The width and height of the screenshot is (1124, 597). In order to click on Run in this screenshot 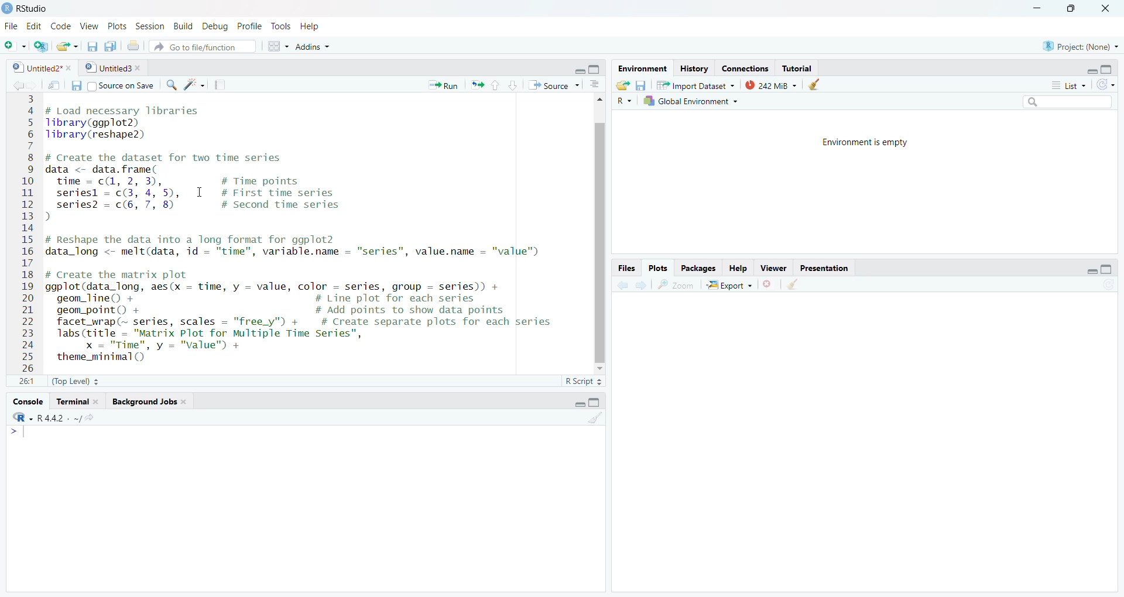, I will do `click(444, 85)`.